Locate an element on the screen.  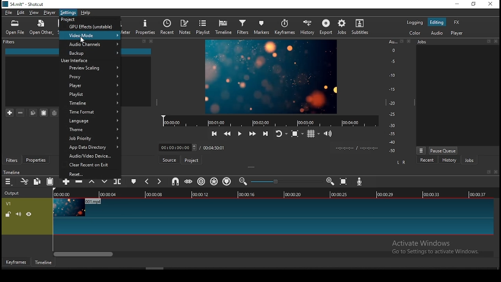
jobs menu is located at coordinates (422, 151).